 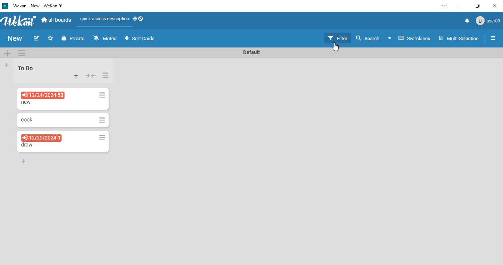 What do you see at coordinates (104, 19) in the screenshot?
I see `quick-access-description` at bounding box center [104, 19].